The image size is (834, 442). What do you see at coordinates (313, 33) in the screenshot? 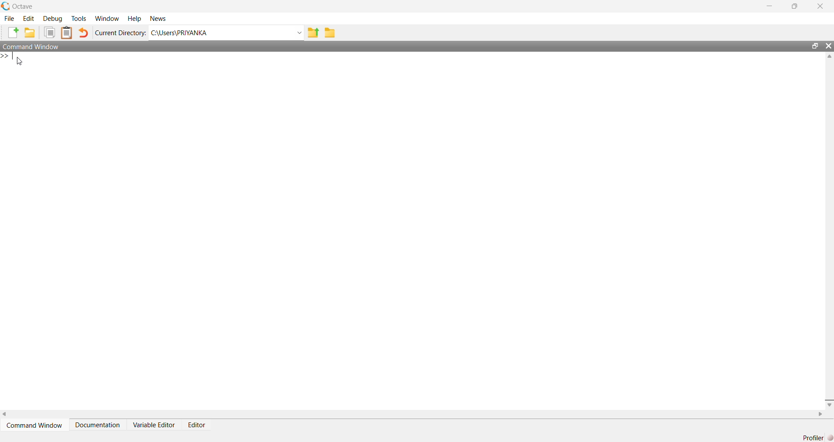
I see `share folder` at bounding box center [313, 33].